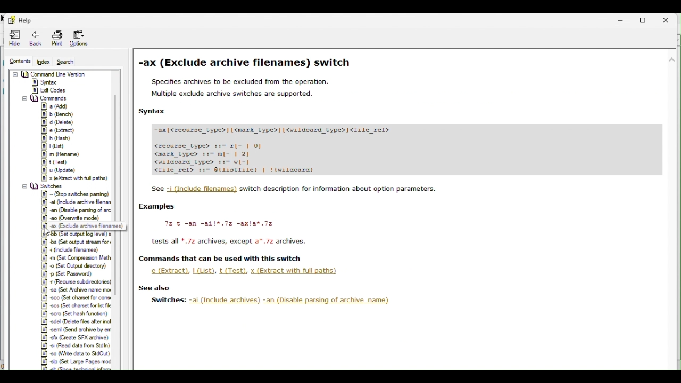 This screenshot has height=383, width=681. Describe the element at coordinates (49, 232) in the screenshot. I see `Cursor` at that location.